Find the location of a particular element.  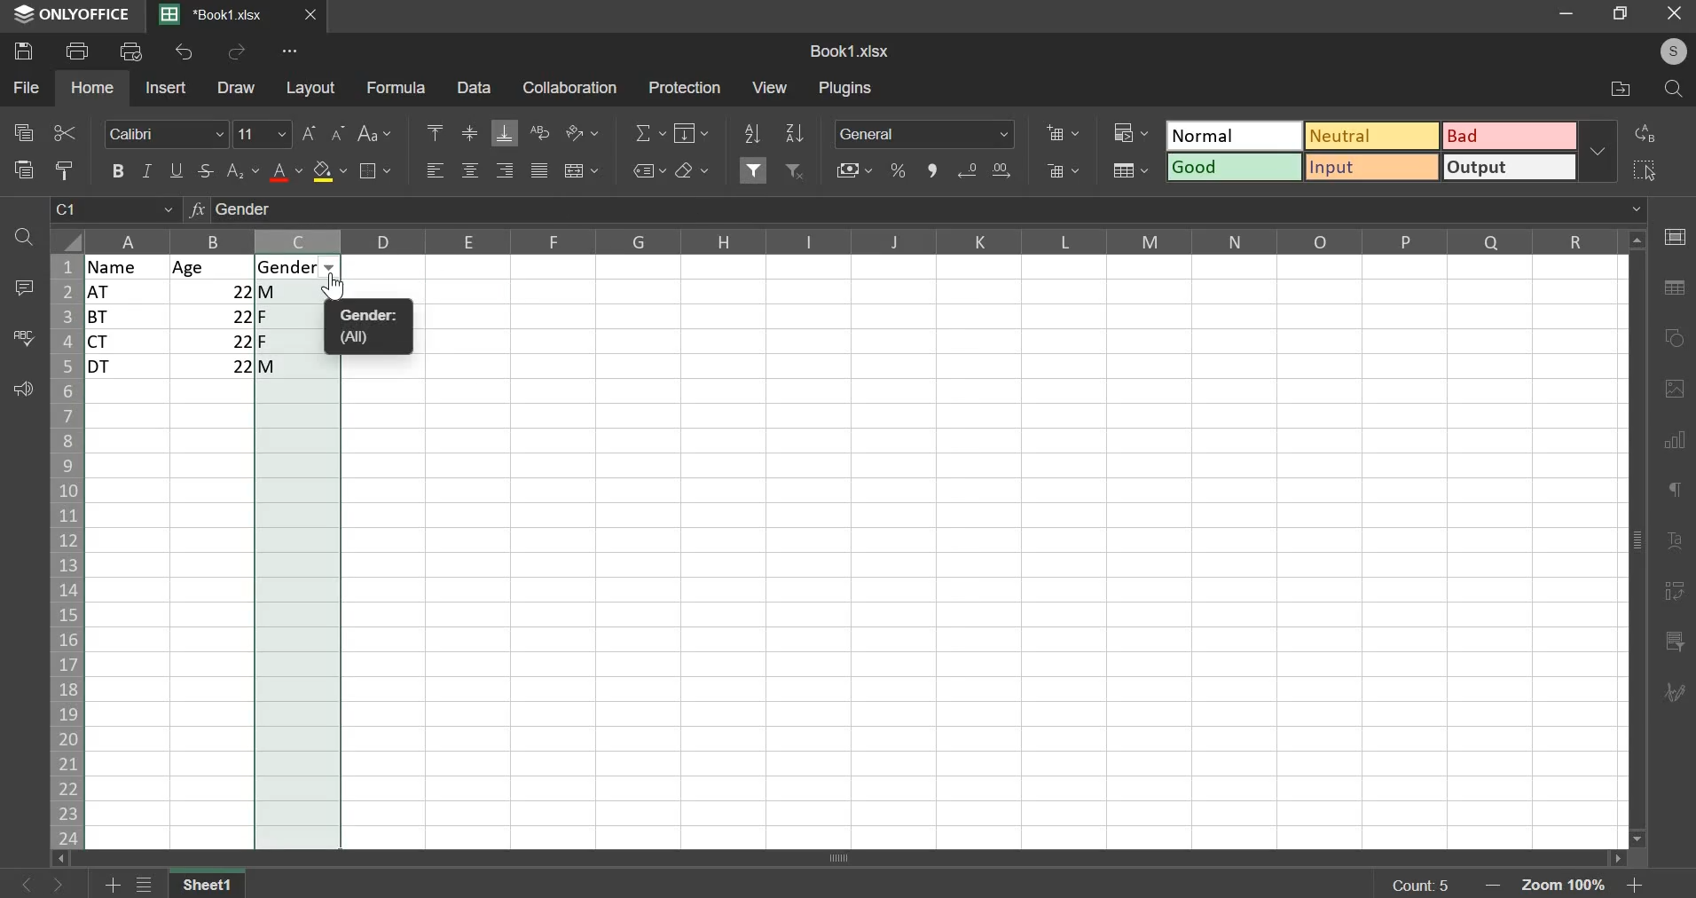

save is located at coordinates (22, 51).